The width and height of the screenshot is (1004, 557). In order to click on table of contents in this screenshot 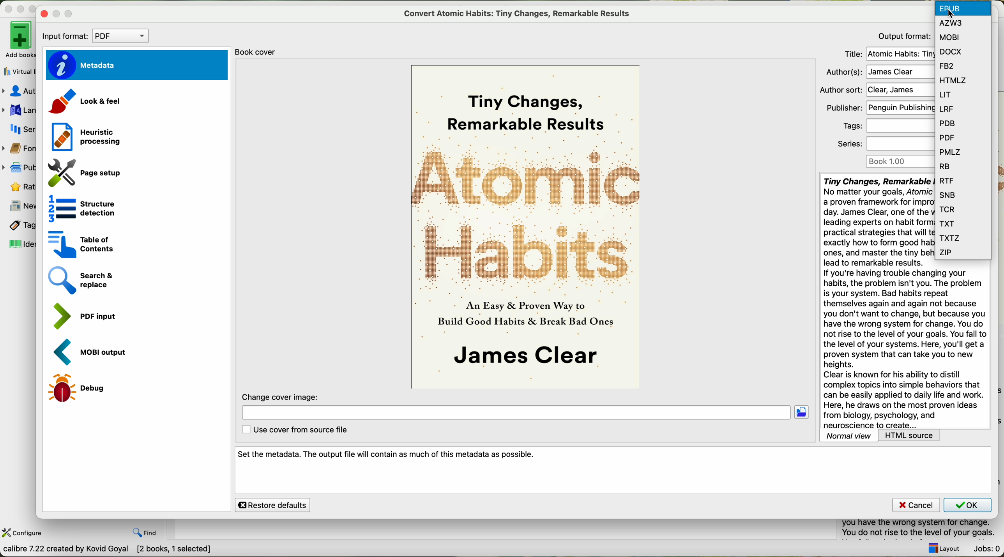, I will do `click(78, 243)`.